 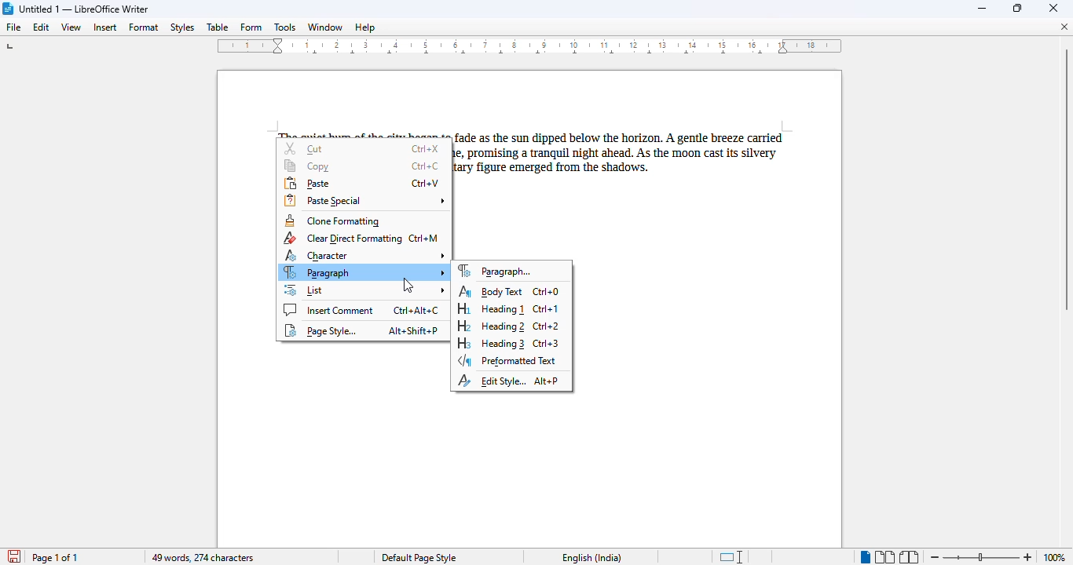 I want to click on page 1 of 1, so click(x=55, y=558).